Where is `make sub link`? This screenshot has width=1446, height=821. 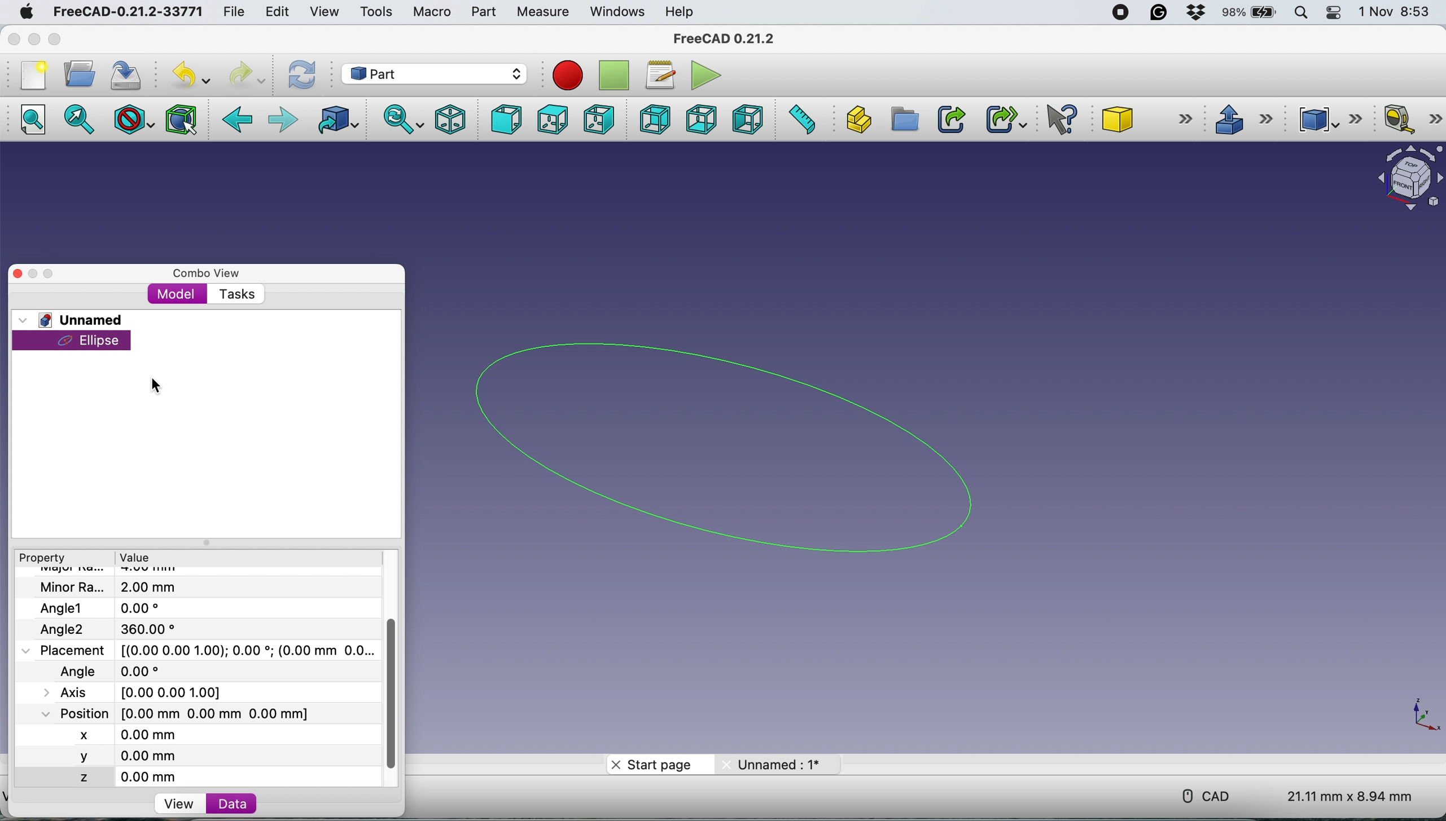 make sub link is located at coordinates (1002, 120).